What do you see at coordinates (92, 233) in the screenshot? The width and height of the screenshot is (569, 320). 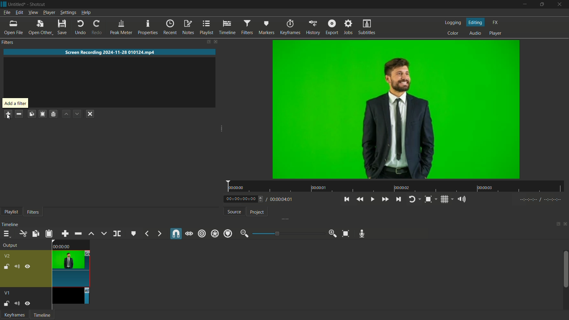 I see `lift` at bounding box center [92, 233].